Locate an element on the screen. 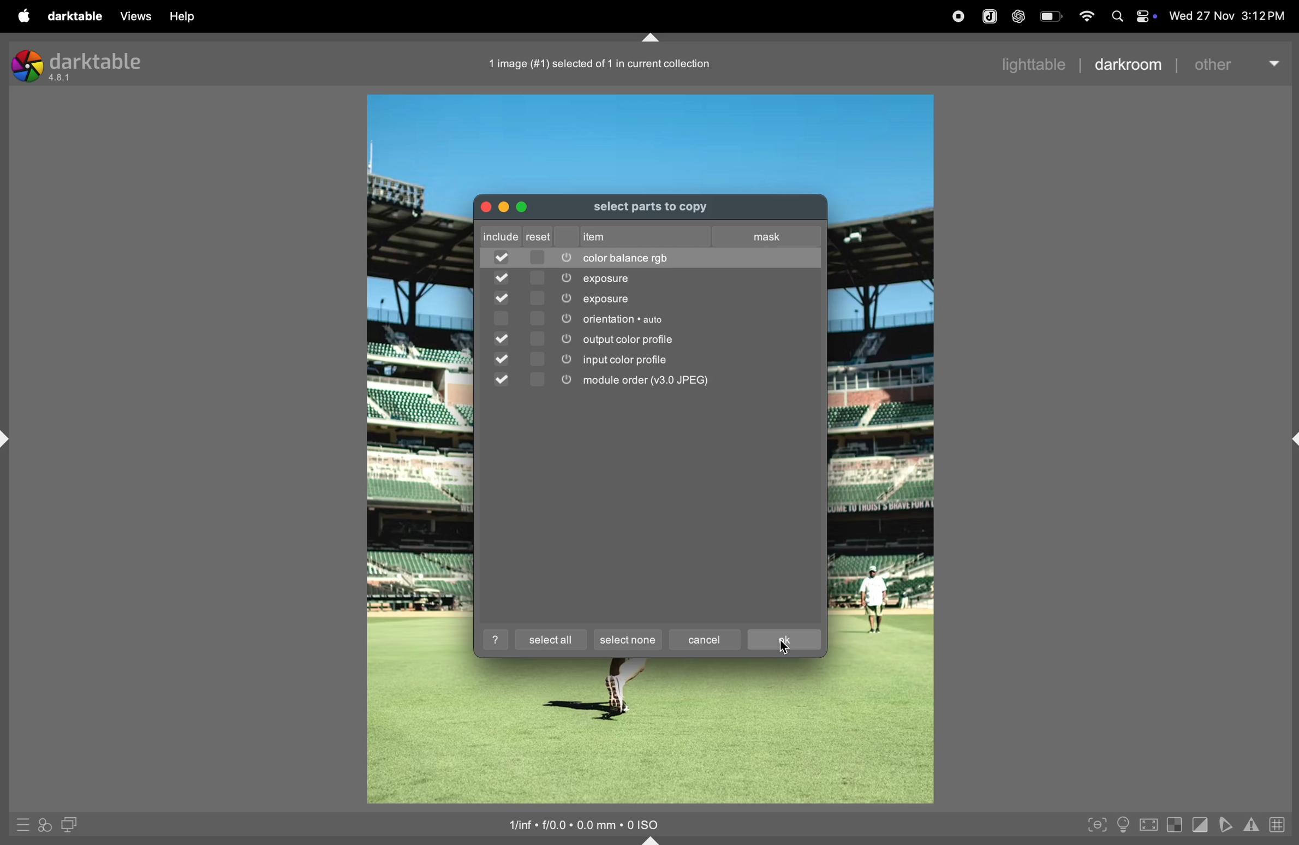 This screenshot has width=1299, height=845. check box is located at coordinates (502, 297).